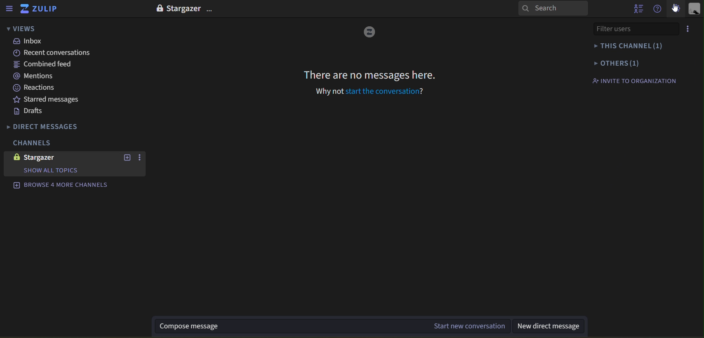 This screenshot has height=338, width=704. I want to click on start the conversation?, so click(387, 92).